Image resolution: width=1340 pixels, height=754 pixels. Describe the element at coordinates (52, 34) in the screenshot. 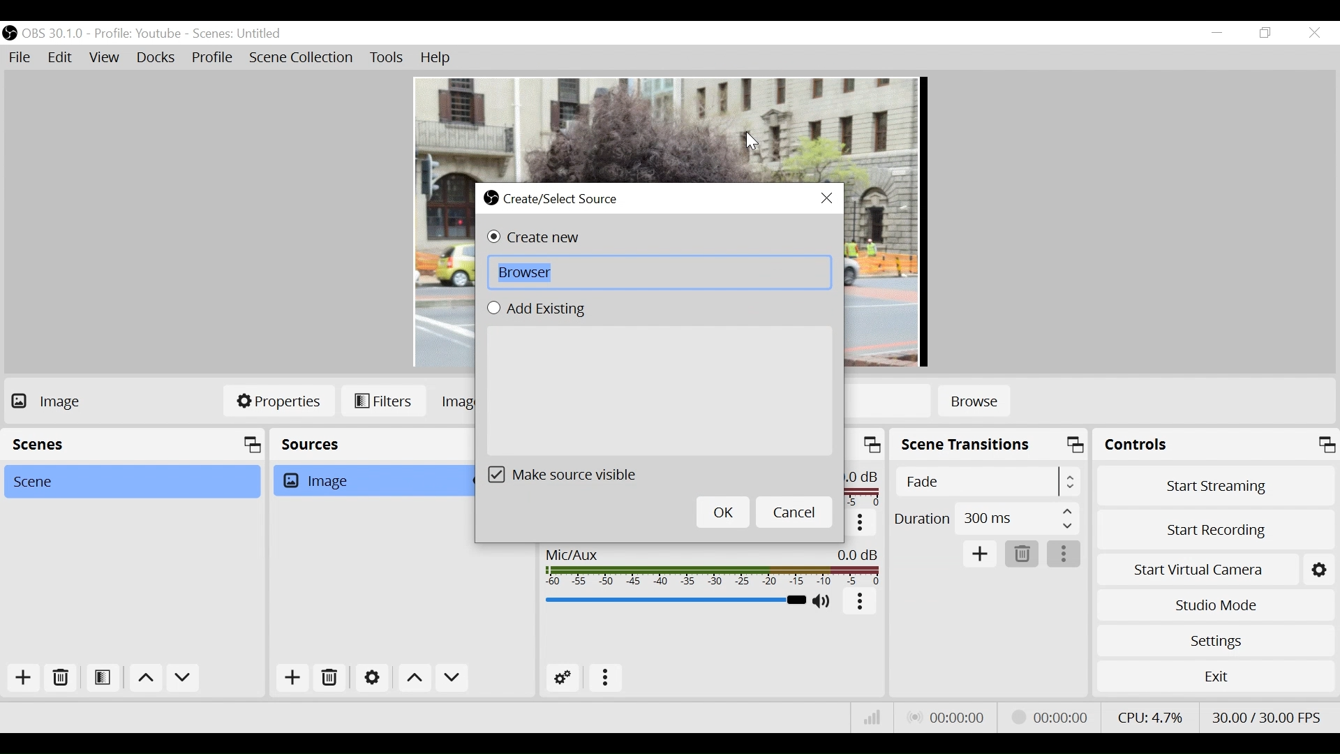

I see `OBS Version` at that location.